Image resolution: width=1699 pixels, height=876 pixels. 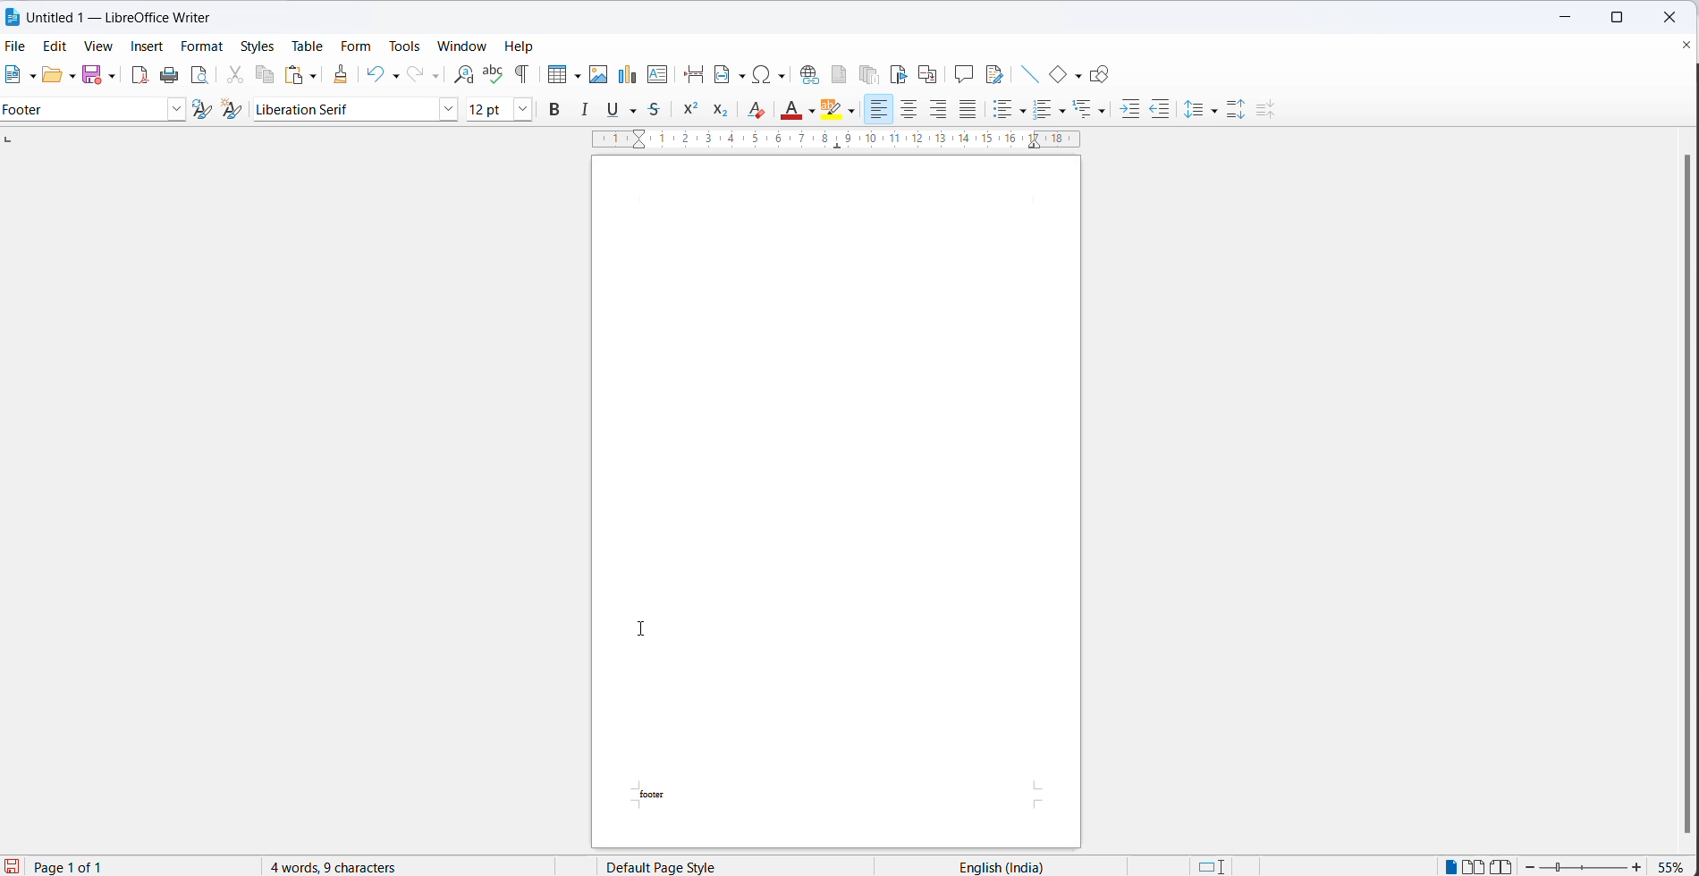 I want to click on insert cross-reference, so click(x=929, y=76).